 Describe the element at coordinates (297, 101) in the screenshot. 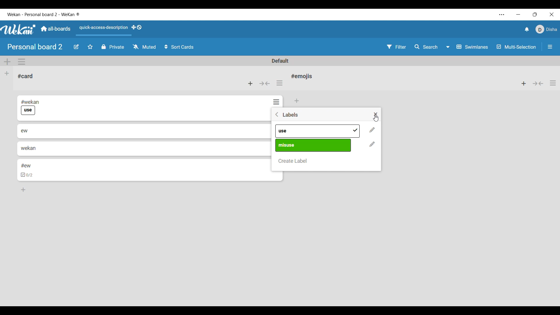

I see `Add card to bottom of list` at that location.